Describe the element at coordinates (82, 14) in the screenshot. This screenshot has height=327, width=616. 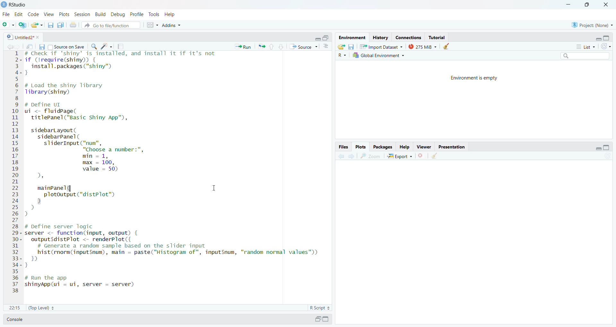
I see `Session` at that location.